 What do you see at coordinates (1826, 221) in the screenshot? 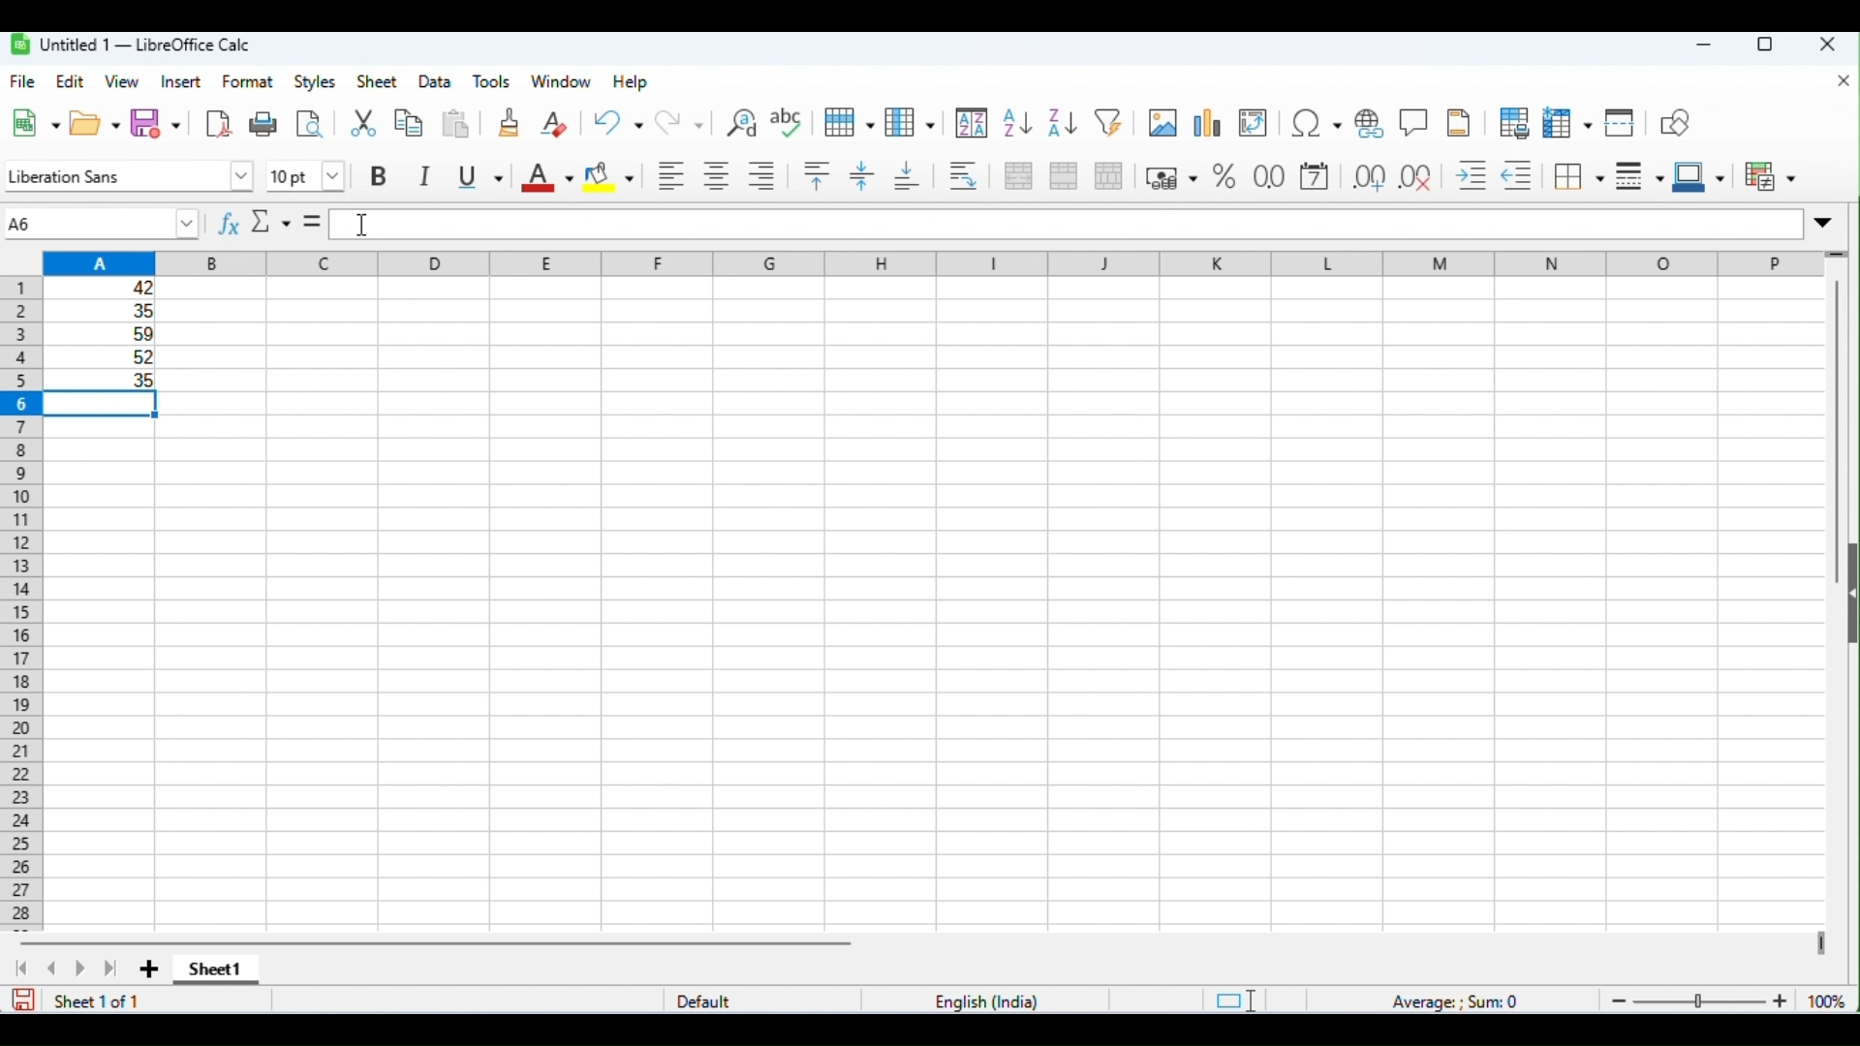
I see `expand` at bounding box center [1826, 221].